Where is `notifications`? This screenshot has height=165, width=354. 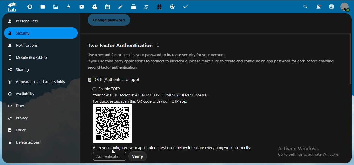
notifications is located at coordinates (26, 44).